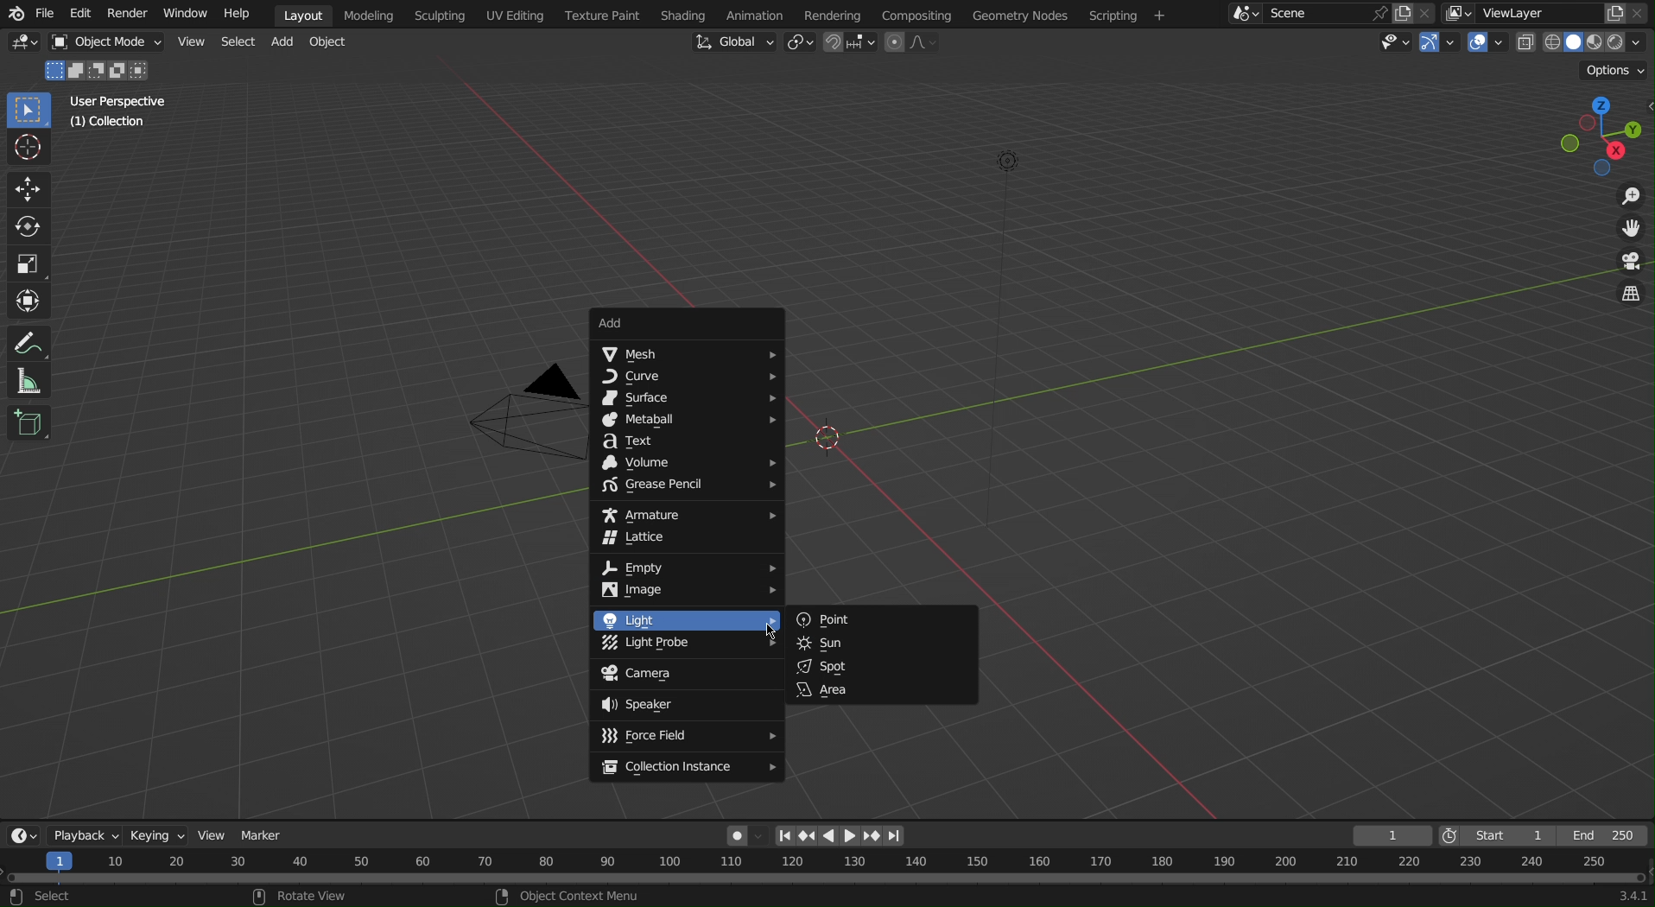 The image size is (1655, 907). Describe the element at coordinates (29, 264) in the screenshot. I see `Scale` at that location.